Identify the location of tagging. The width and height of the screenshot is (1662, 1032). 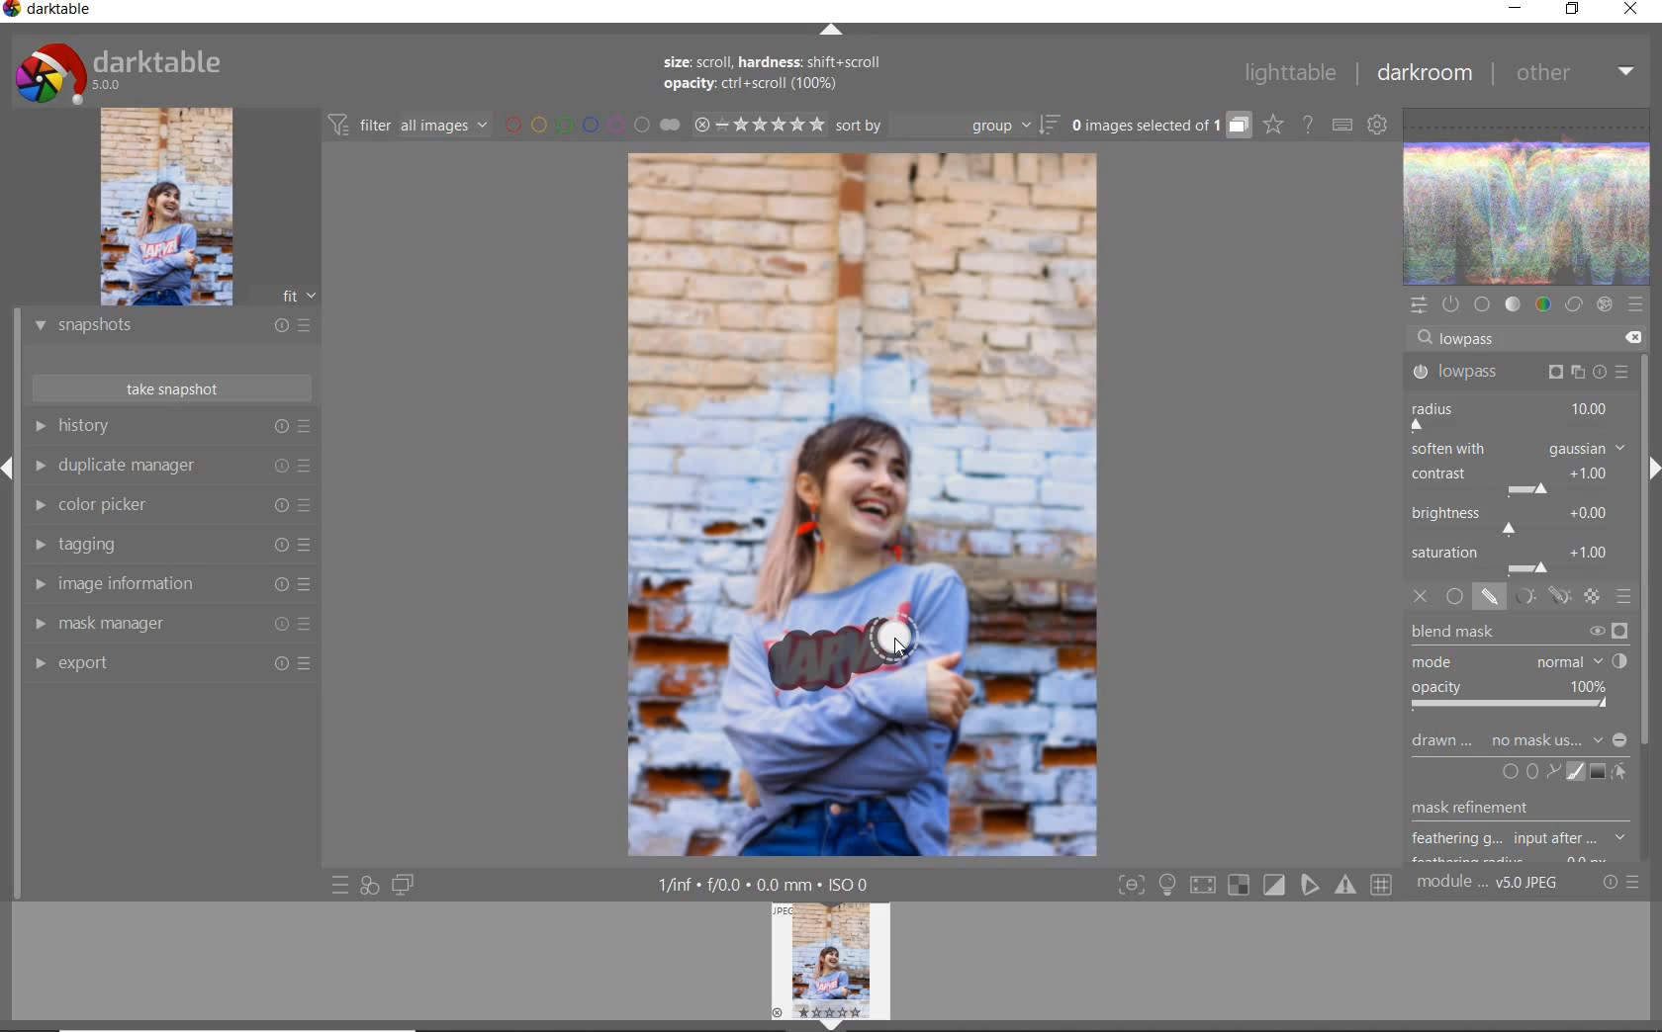
(171, 547).